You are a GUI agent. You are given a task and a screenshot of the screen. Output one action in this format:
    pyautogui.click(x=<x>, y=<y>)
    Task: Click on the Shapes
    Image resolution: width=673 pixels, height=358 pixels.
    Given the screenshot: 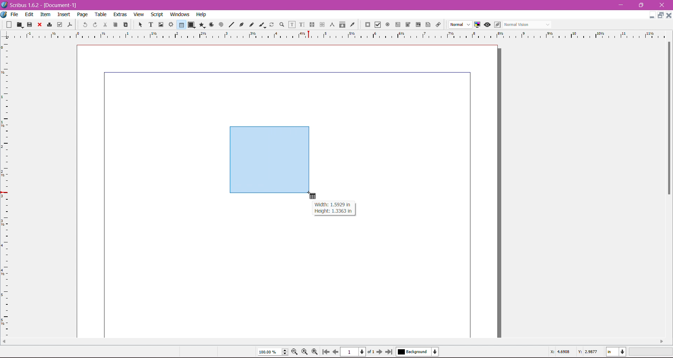 What is the action you would take?
    pyautogui.click(x=191, y=25)
    